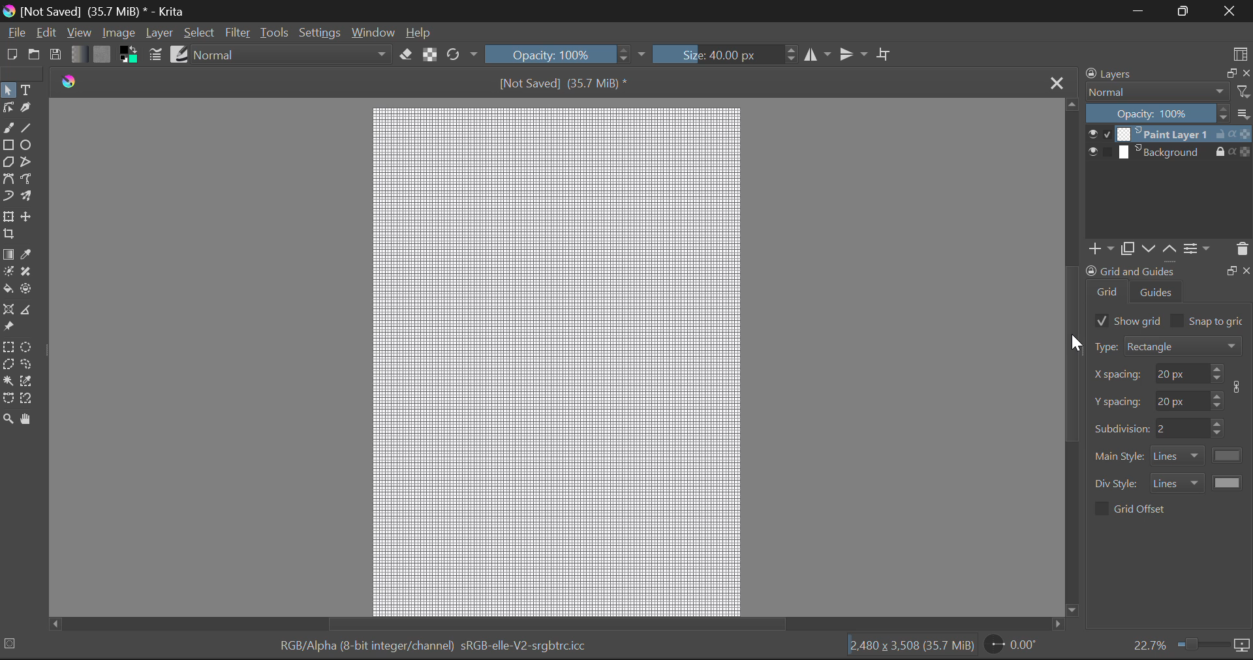 The image size is (1253, 660). Describe the element at coordinates (55, 52) in the screenshot. I see `Save` at that location.